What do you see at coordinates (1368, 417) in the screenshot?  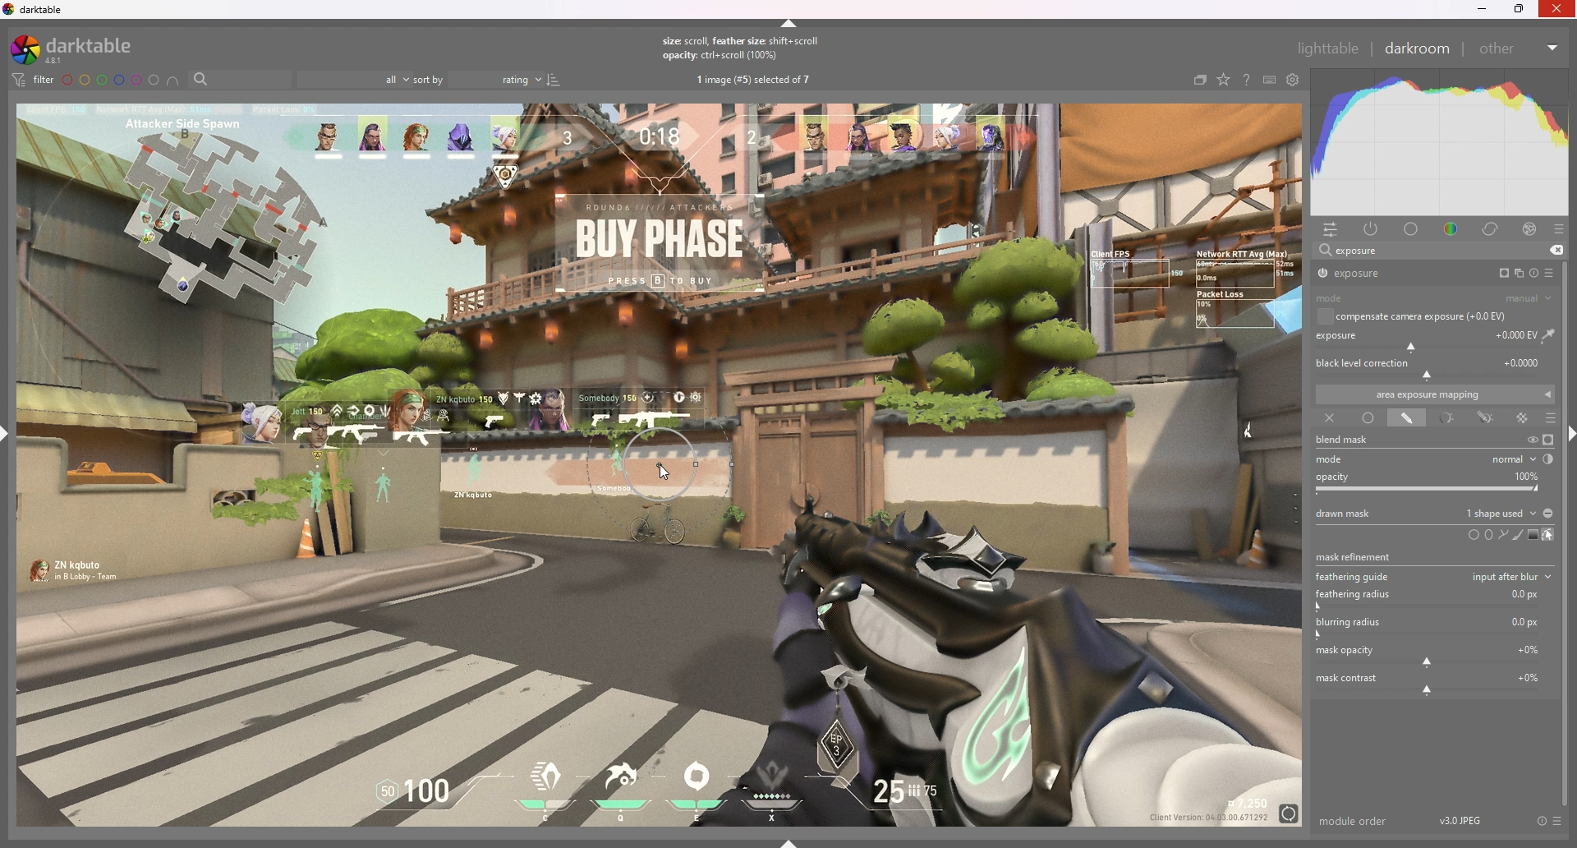 I see `uniformly` at bounding box center [1368, 417].